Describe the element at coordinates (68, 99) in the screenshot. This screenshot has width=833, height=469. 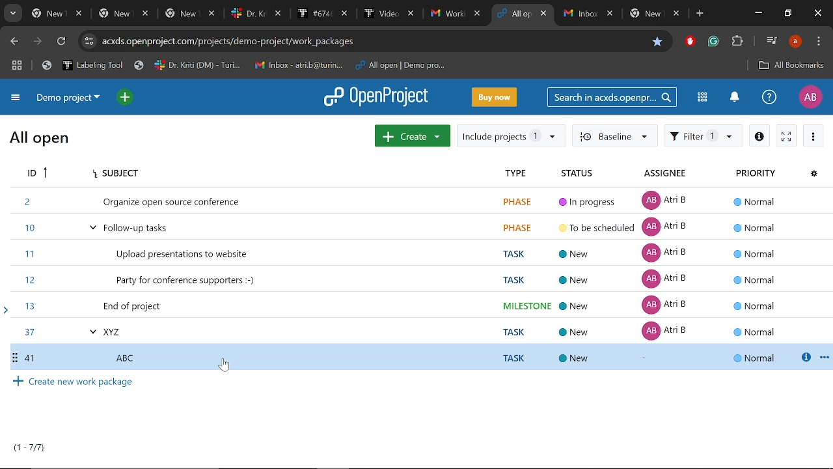
I see `Current project` at that location.